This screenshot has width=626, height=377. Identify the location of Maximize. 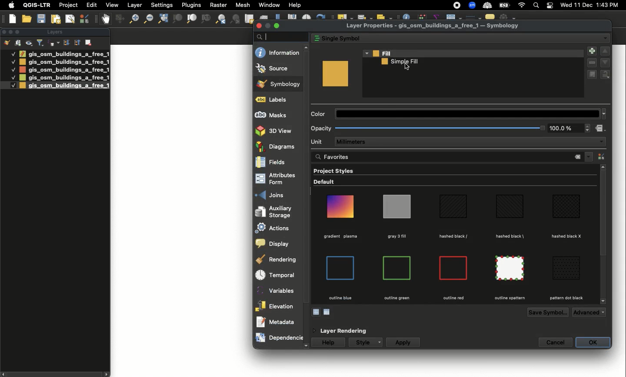
(19, 32).